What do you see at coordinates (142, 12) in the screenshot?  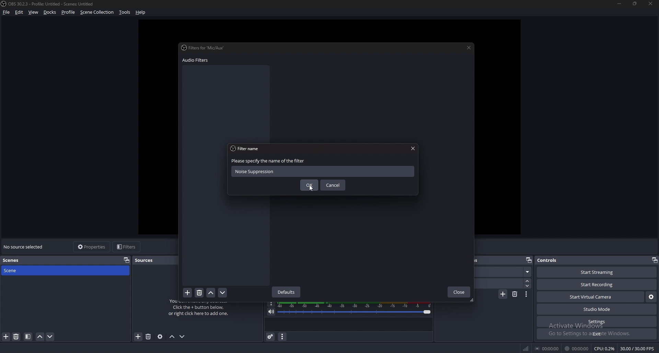 I see `help` at bounding box center [142, 12].